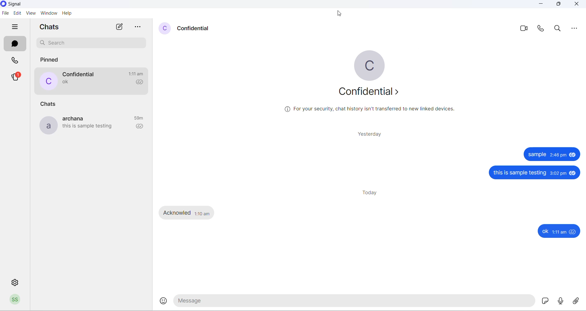 The height and width of the screenshot is (311, 586). I want to click on 3:02 pm, so click(559, 173).